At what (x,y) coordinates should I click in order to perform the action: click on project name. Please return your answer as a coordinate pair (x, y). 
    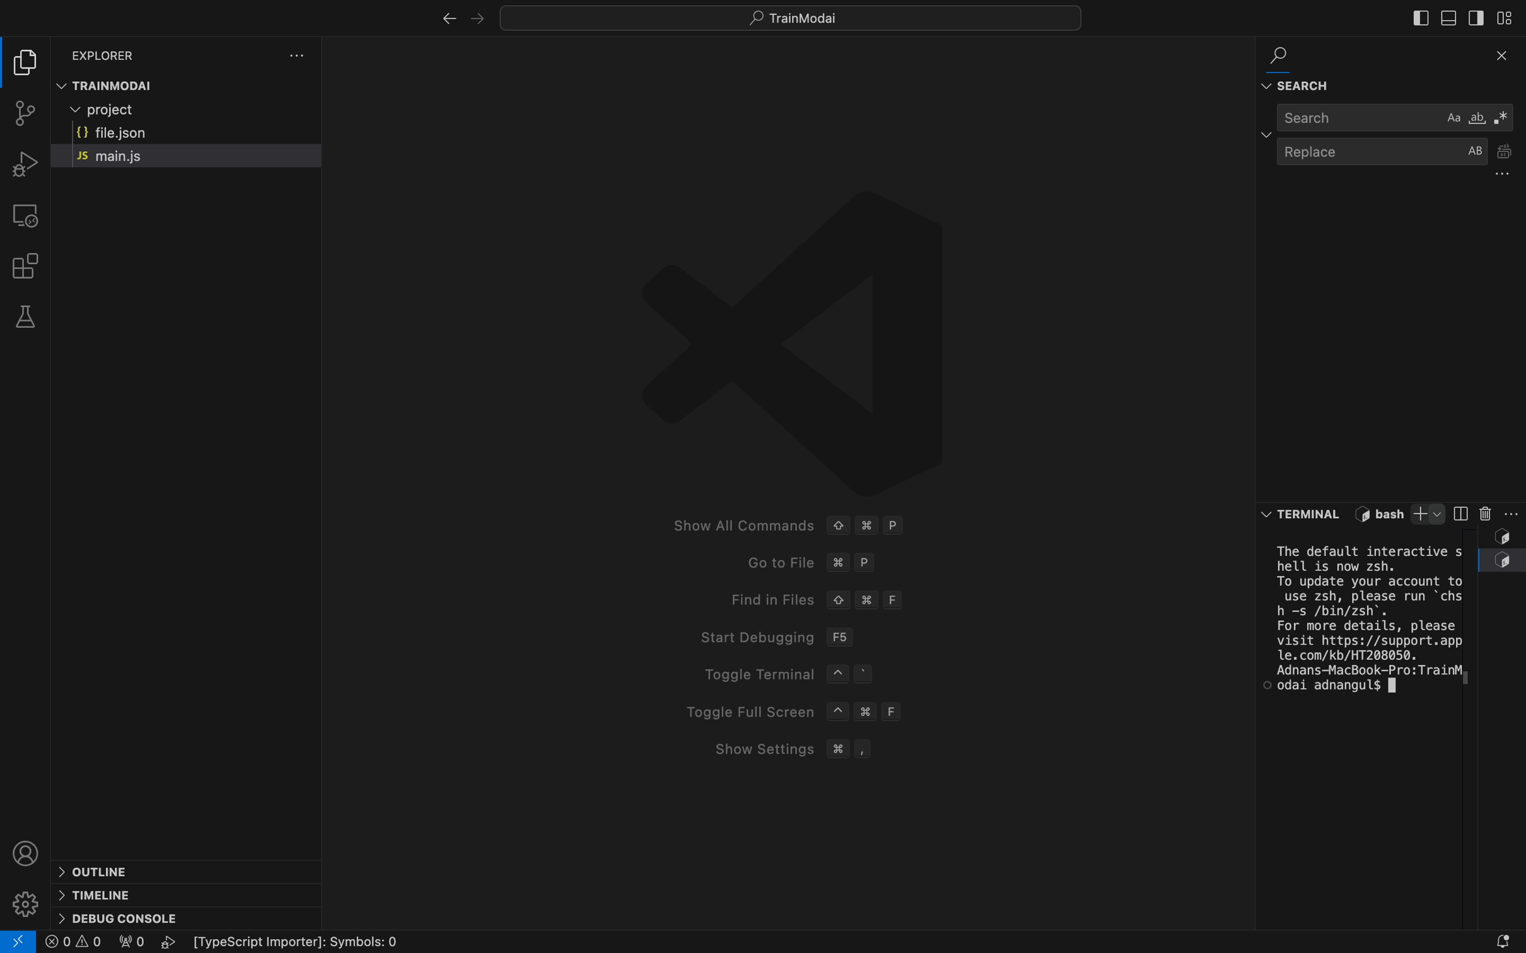
    Looking at the image, I should click on (789, 18).